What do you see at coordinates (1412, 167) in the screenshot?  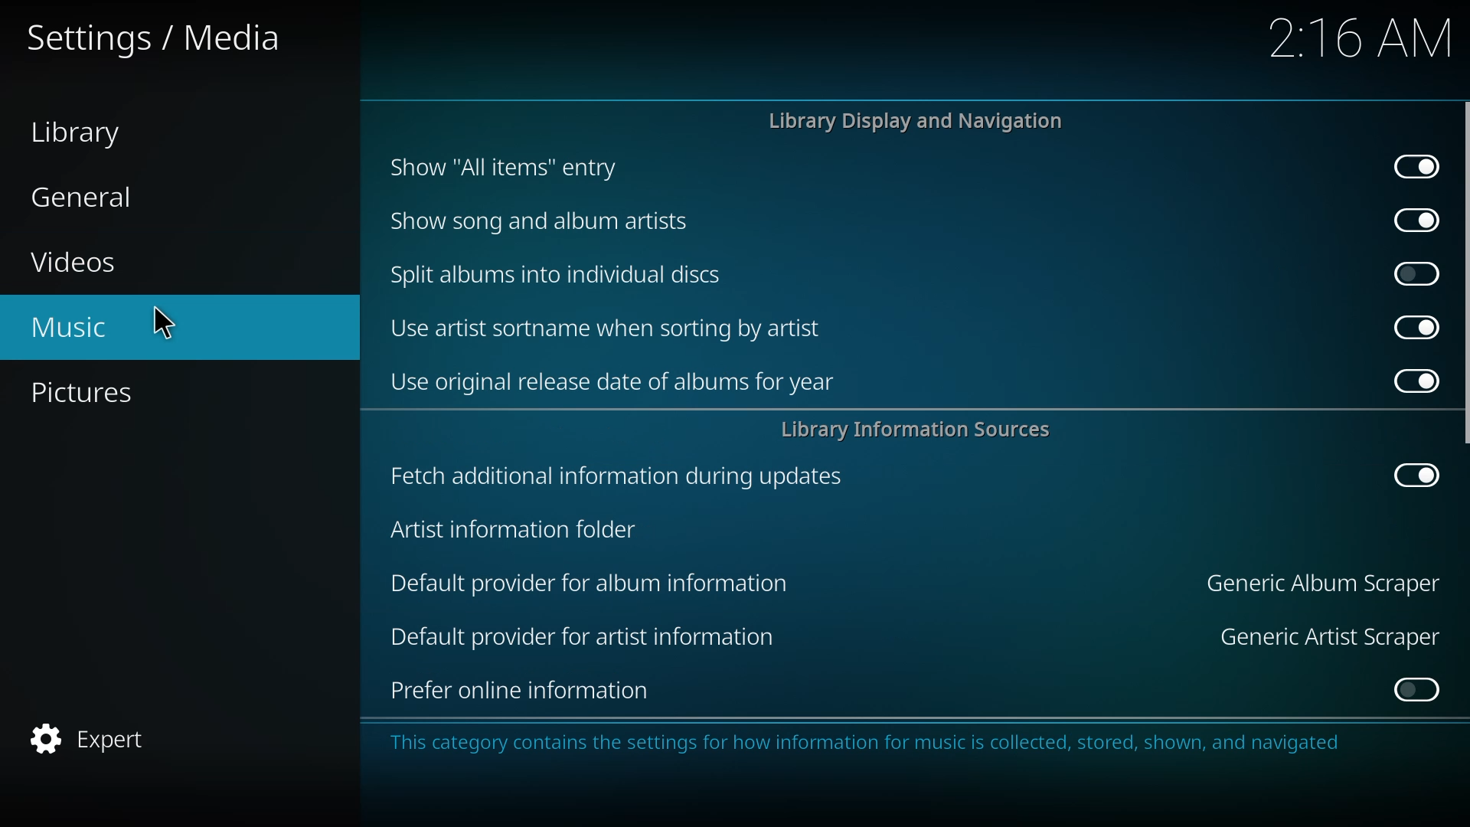 I see `enabled` at bounding box center [1412, 167].